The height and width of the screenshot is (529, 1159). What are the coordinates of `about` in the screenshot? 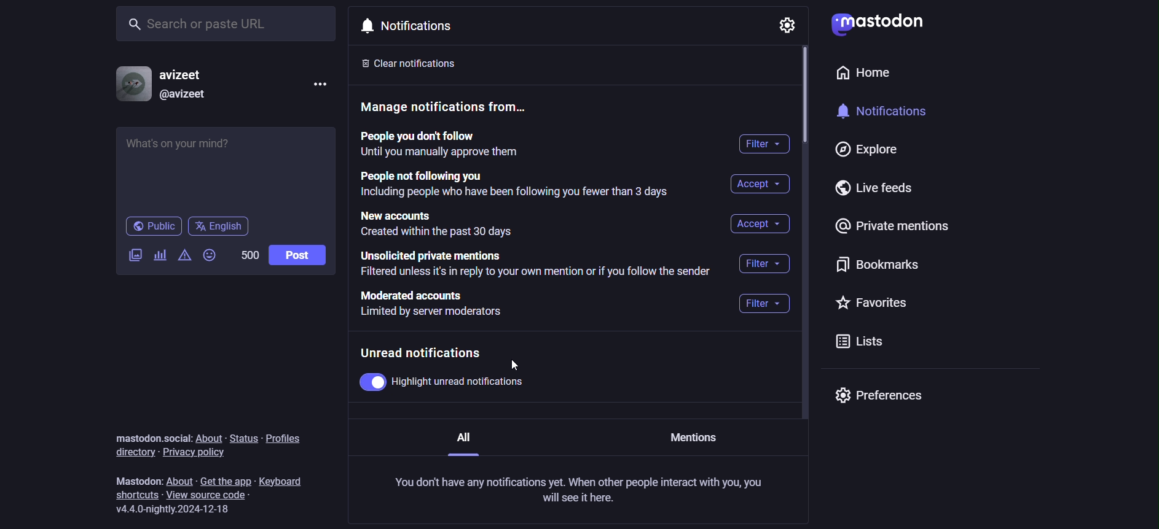 It's located at (181, 481).